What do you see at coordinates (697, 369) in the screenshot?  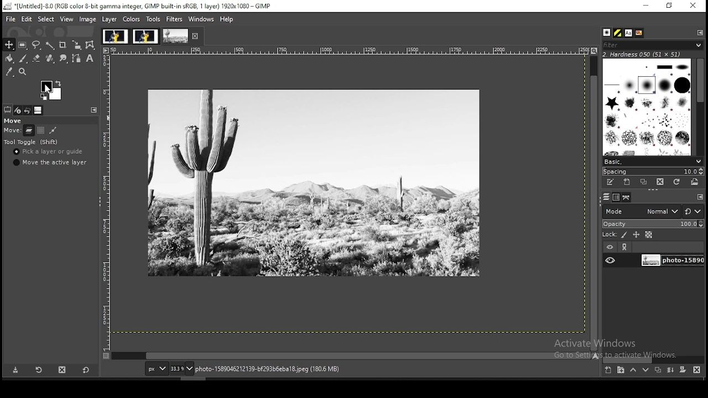 I see `delete this layer` at bounding box center [697, 369].